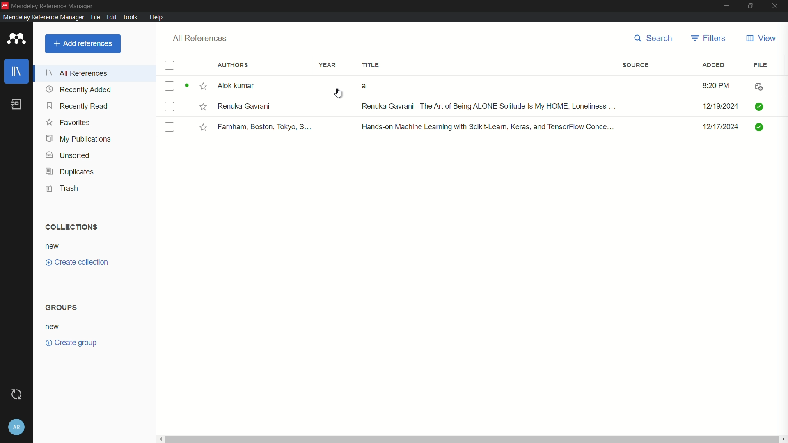 The width and height of the screenshot is (788, 443). What do you see at coordinates (710, 38) in the screenshot?
I see `filters` at bounding box center [710, 38].